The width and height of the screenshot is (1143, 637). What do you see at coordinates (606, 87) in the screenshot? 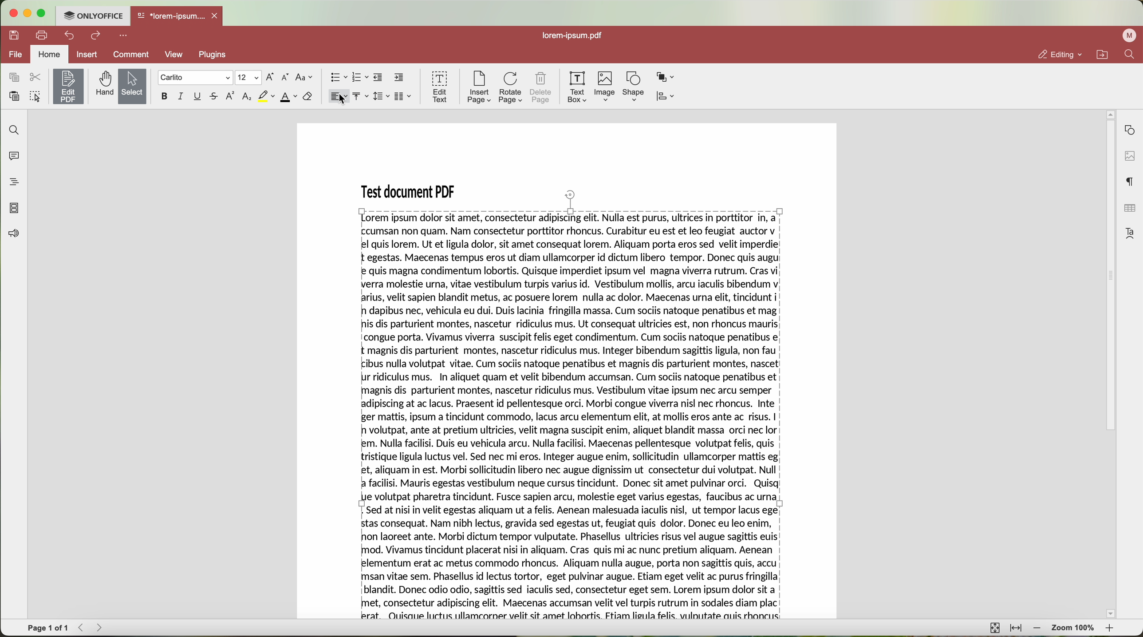
I see `image` at bounding box center [606, 87].